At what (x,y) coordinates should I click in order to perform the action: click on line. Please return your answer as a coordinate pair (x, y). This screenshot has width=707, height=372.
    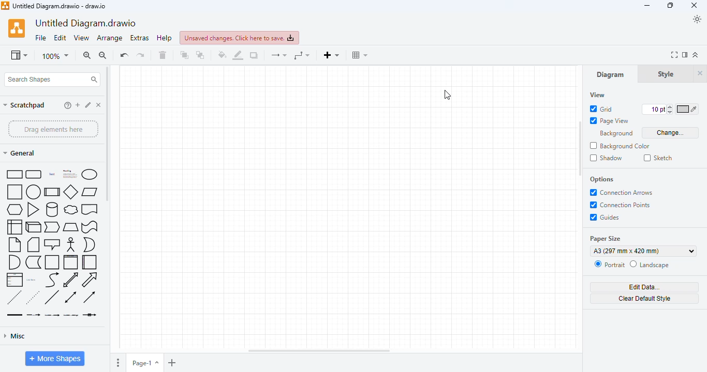
    Looking at the image, I should click on (52, 297).